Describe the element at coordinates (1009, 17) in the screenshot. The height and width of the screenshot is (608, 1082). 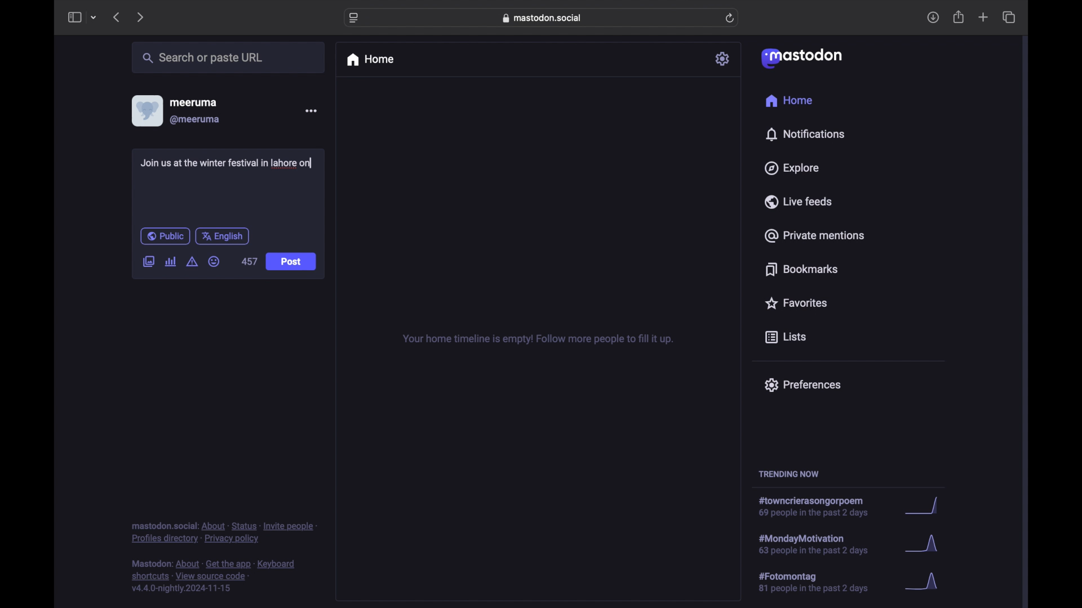
I see `show tab overview` at that location.